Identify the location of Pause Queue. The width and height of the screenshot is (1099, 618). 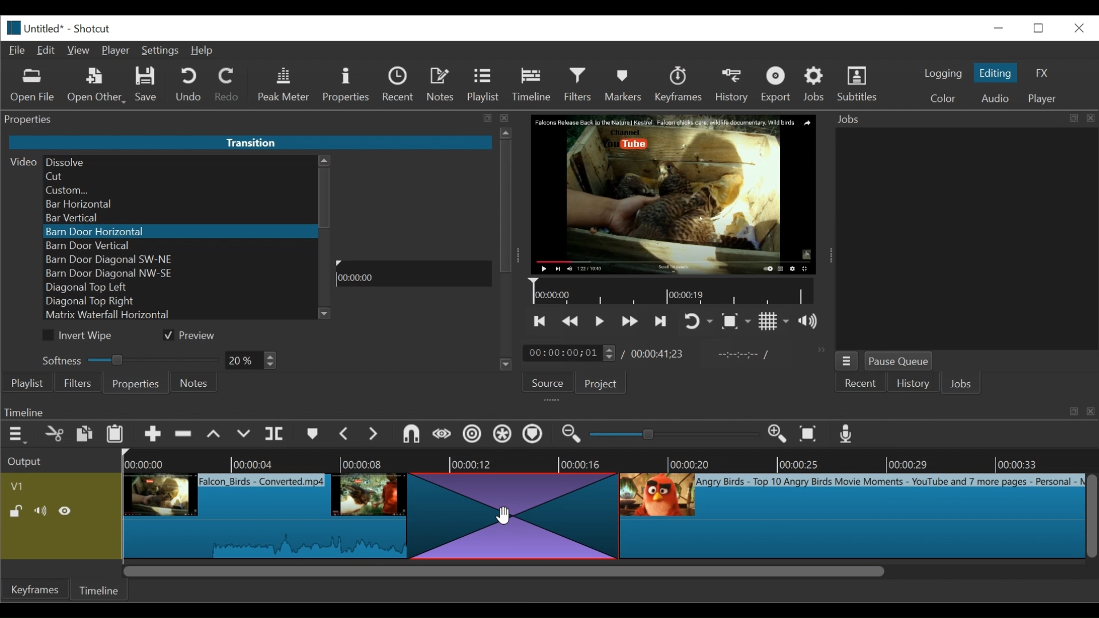
(900, 362).